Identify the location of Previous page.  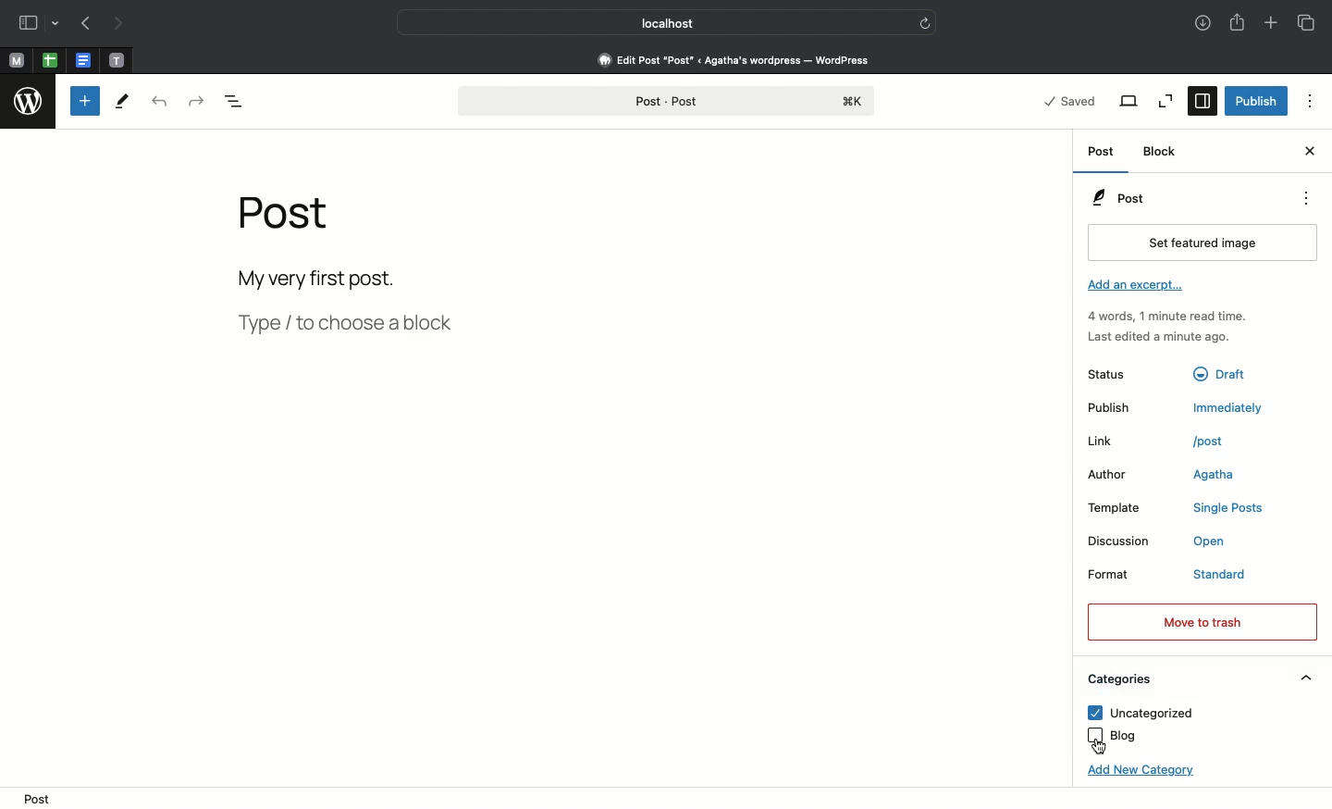
(86, 25).